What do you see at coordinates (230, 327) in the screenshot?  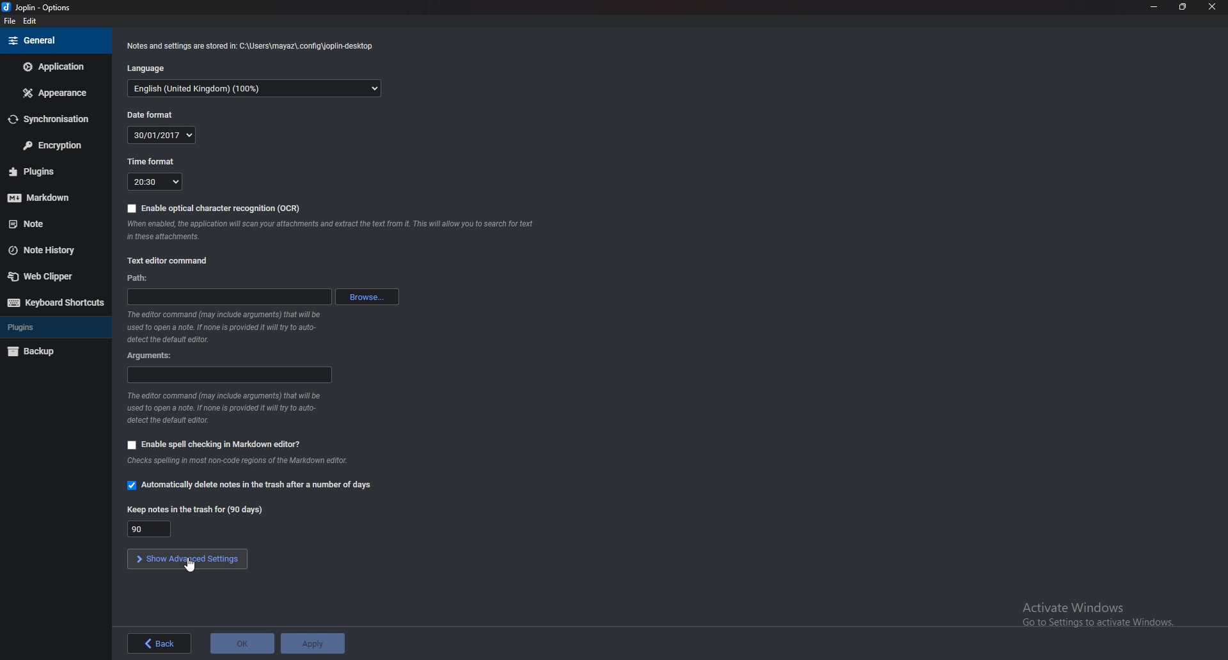 I see `Info` at bounding box center [230, 327].